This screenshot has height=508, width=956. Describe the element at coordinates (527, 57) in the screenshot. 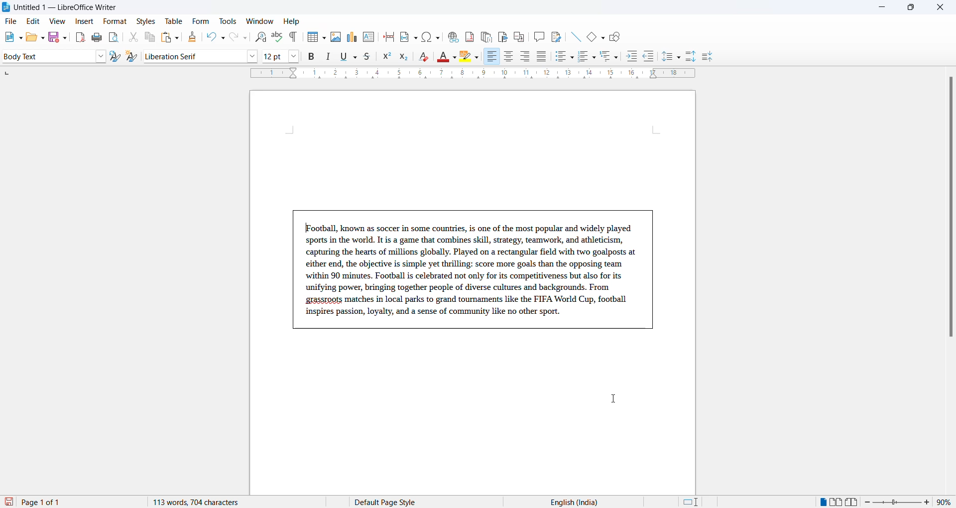

I see `text align right` at that location.